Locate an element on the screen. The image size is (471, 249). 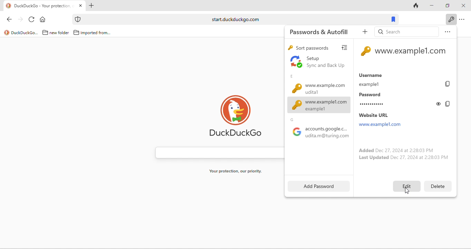
toggle show or hide password is located at coordinates (439, 104).